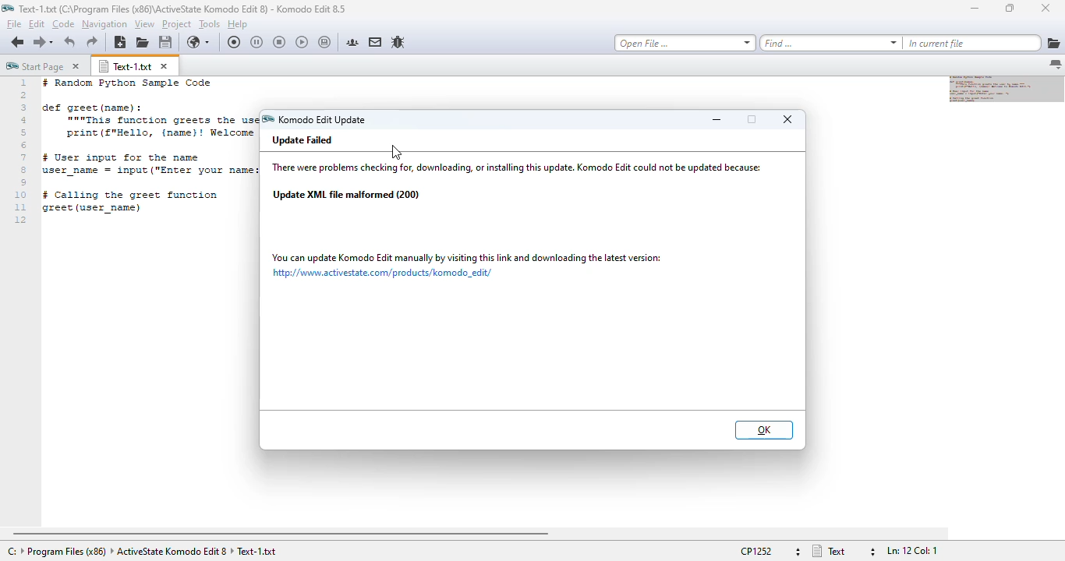 The width and height of the screenshot is (1065, 561). What do you see at coordinates (1046, 8) in the screenshot?
I see `close` at bounding box center [1046, 8].